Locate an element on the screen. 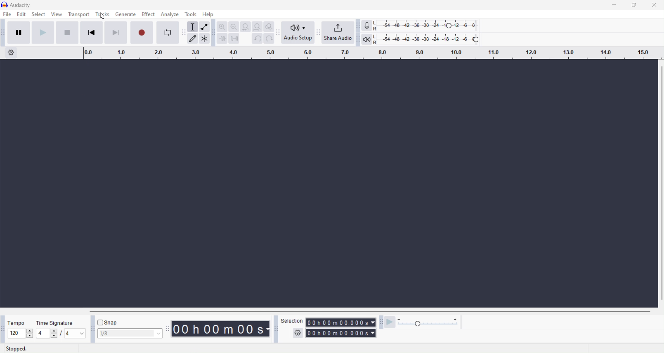 This screenshot has width=664, height=353. Audio setup is located at coordinates (298, 33).